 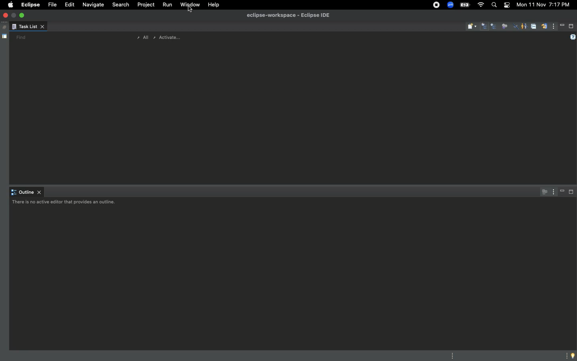 What do you see at coordinates (6, 16) in the screenshot?
I see `close` at bounding box center [6, 16].